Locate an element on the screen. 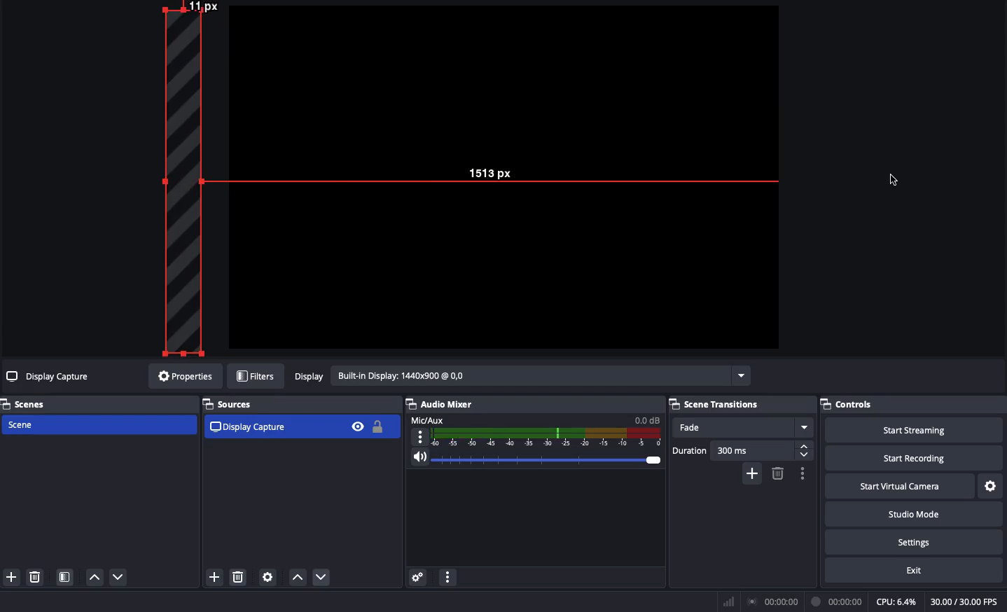 This screenshot has width=1007, height=612. Locked is located at coordinates (376, 426).